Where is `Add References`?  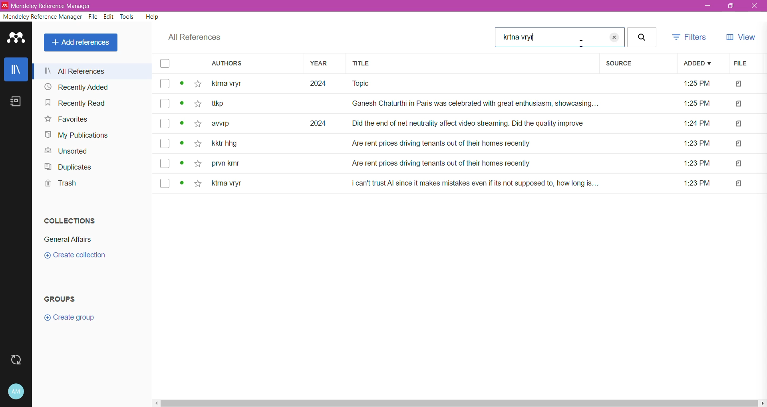
Add References is located at coordinates (81, 43).